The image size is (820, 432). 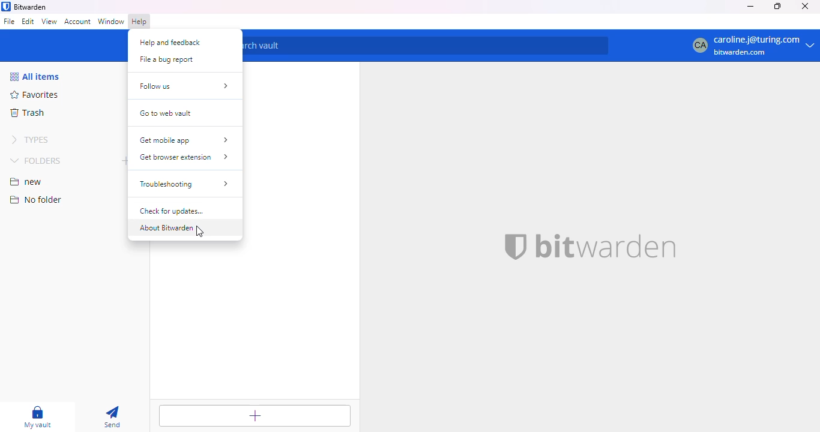 I want to click on Help and feedback, so click(x=171, y=41).